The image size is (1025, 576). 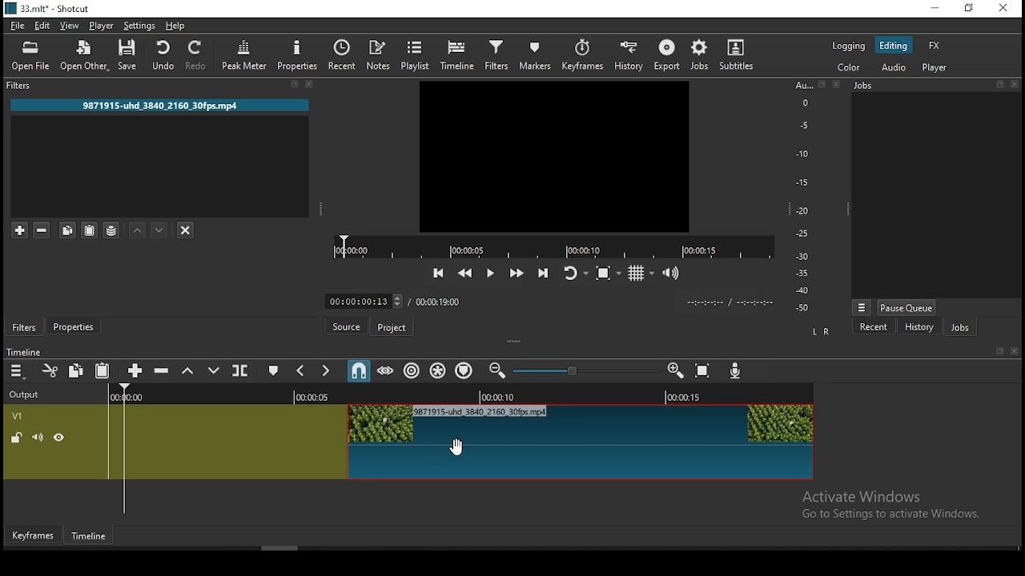 What do you see at coordinates (67, 227) in the screenshot?
I see `copy selected filter` at bounding box center [67, 227].